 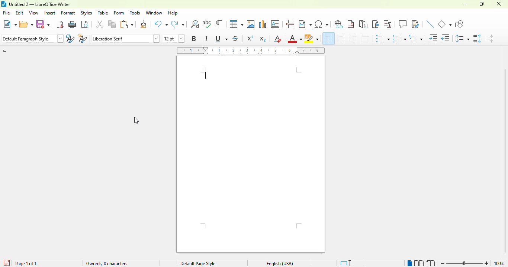 What do you see at coordinates (290, 24) in the screenshot?
I see `insert page break` at bounding box center [290, 24].